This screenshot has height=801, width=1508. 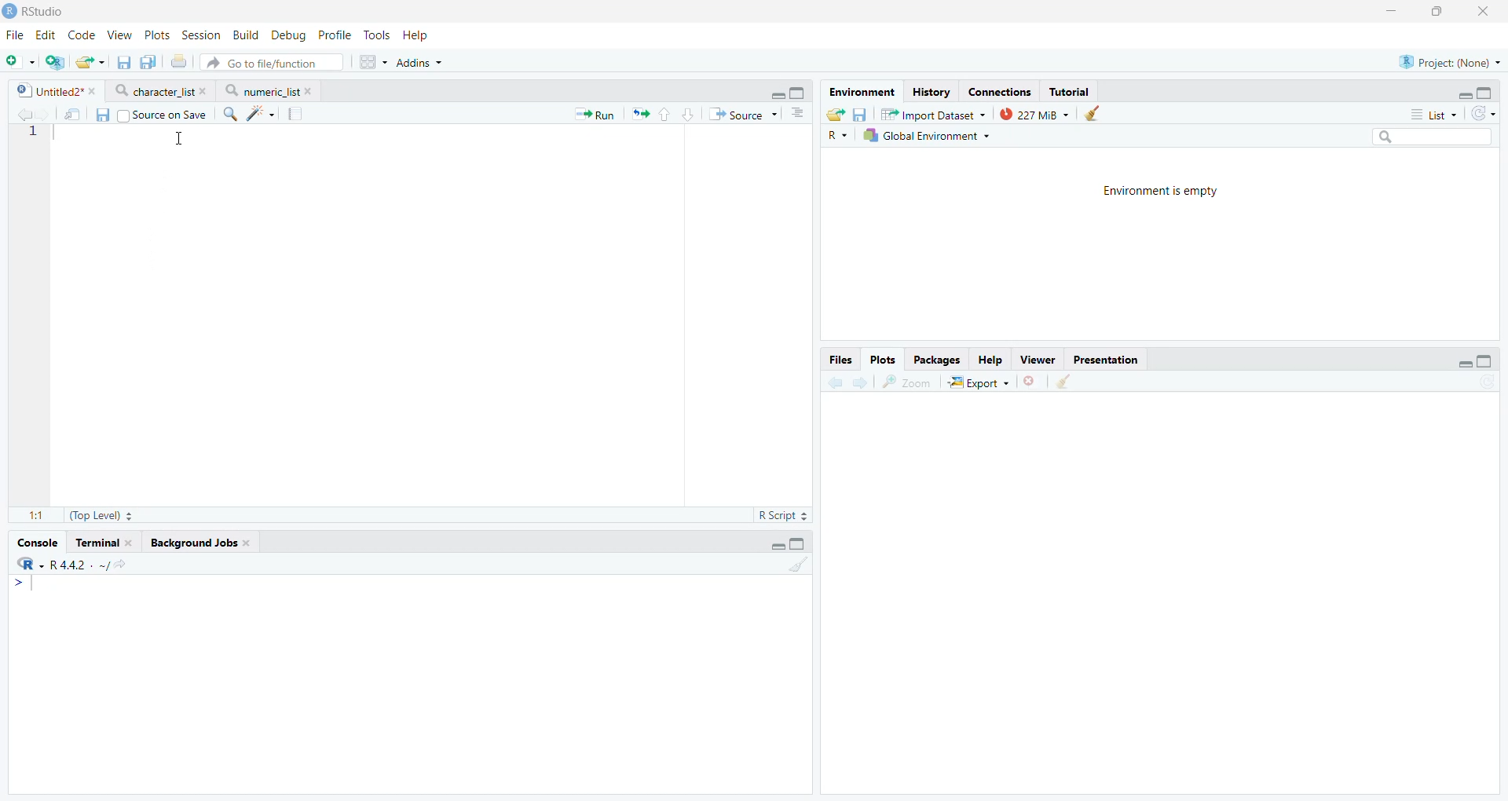 What do you see at coordinates (42, 115) in the screenshot?
I see `Go to next source location` at bounding box center [42, 115].